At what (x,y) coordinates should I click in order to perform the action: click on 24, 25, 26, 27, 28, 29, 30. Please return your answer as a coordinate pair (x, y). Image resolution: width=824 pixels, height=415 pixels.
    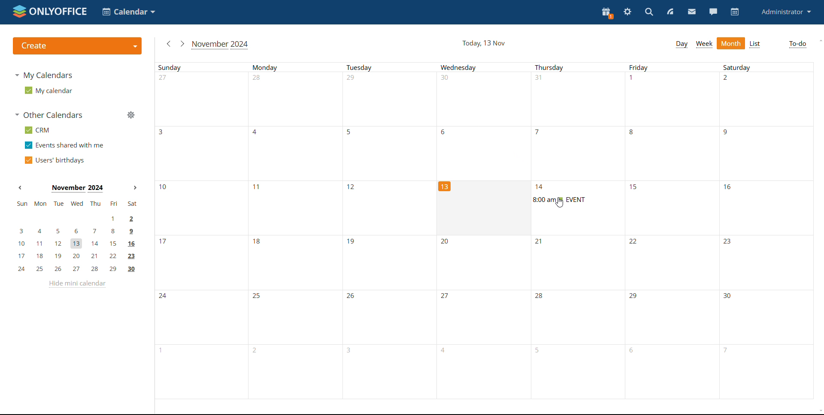
    Looking at the image, I should click on (77, 270).